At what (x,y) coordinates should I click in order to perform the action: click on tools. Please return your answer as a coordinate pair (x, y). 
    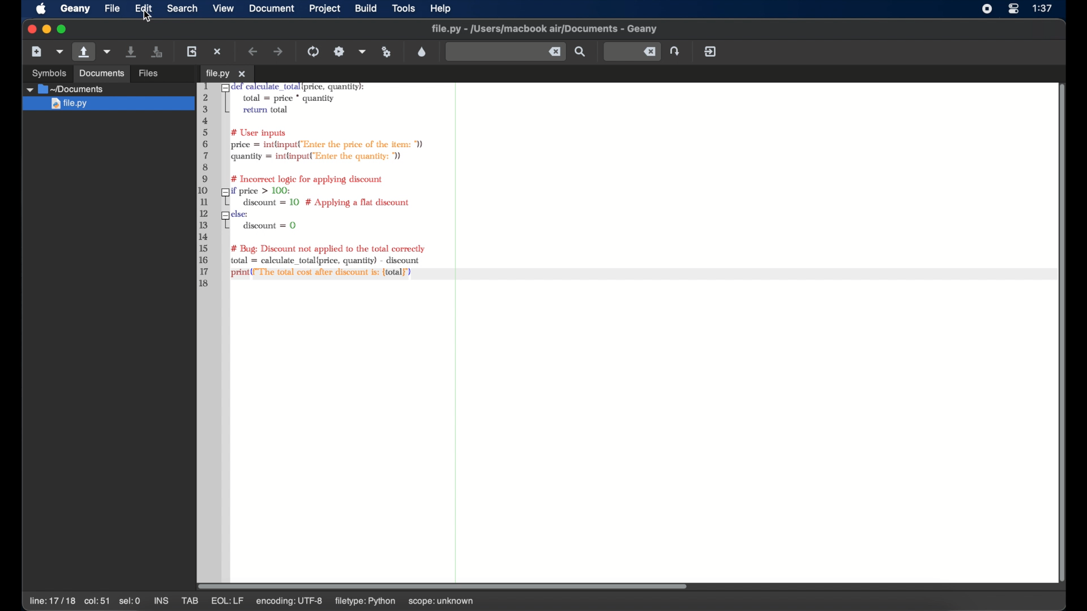
    Looking at the image, I should click on (404, 9).